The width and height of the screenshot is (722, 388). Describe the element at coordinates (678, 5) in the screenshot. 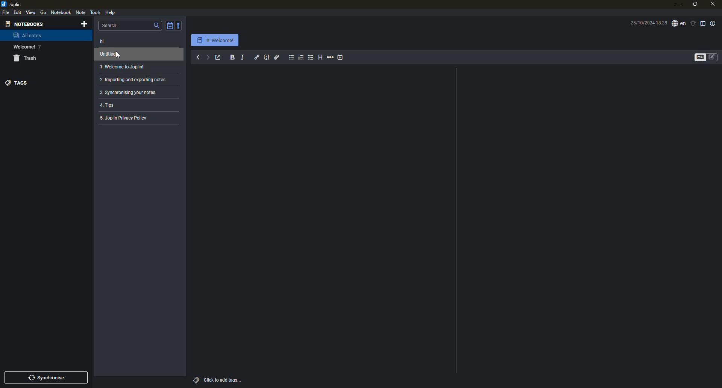

I see `minimize` at that location.